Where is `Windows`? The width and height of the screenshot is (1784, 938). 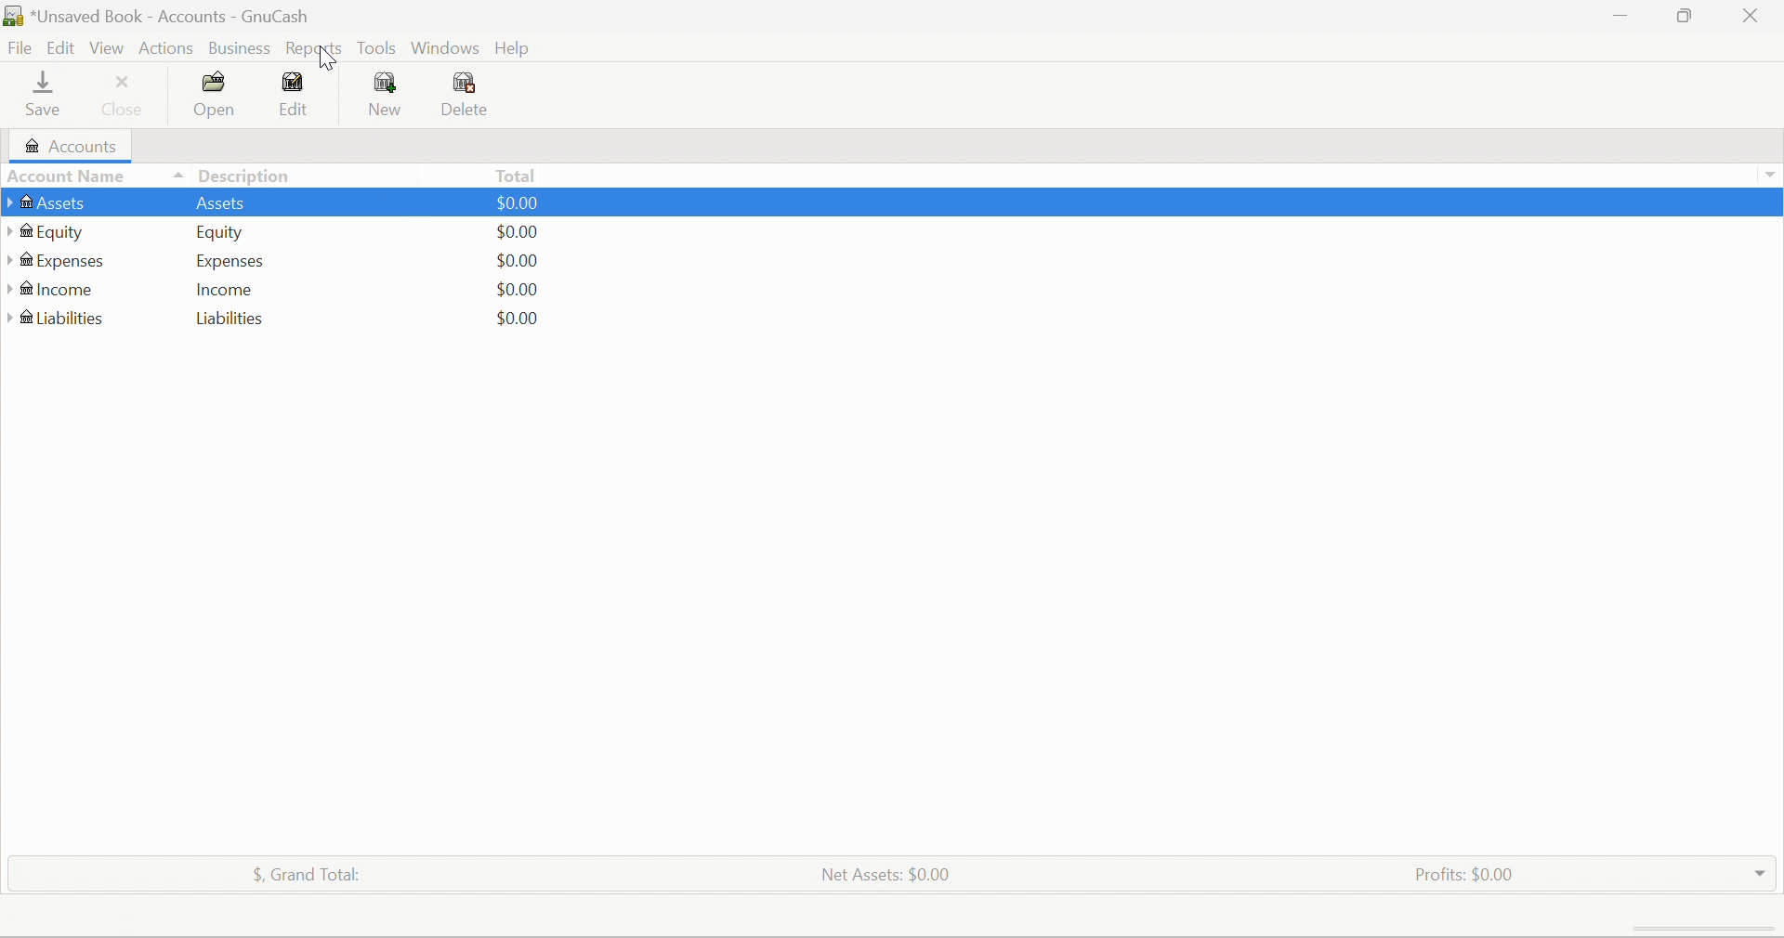
Windows is located at coordinates (443, 46).